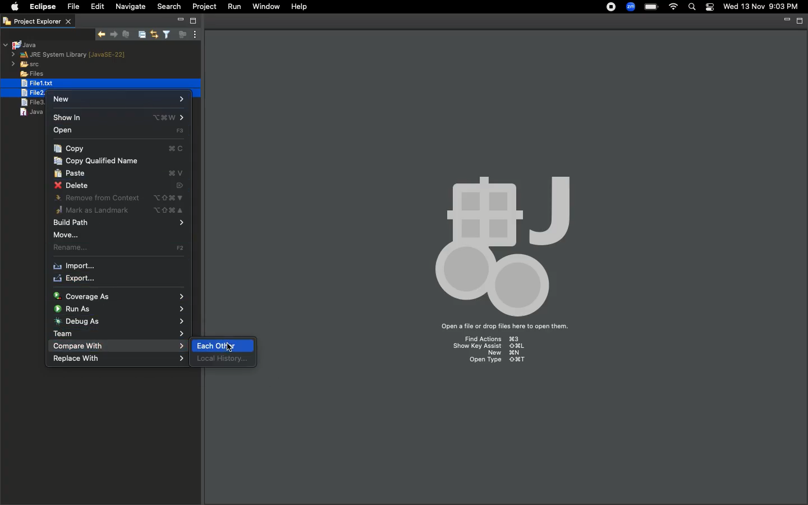 This screenshot has height=505, width=808. Describe the element at coordinates (119, 210) in the screenshot. I see `Mark as landmark` at that location.